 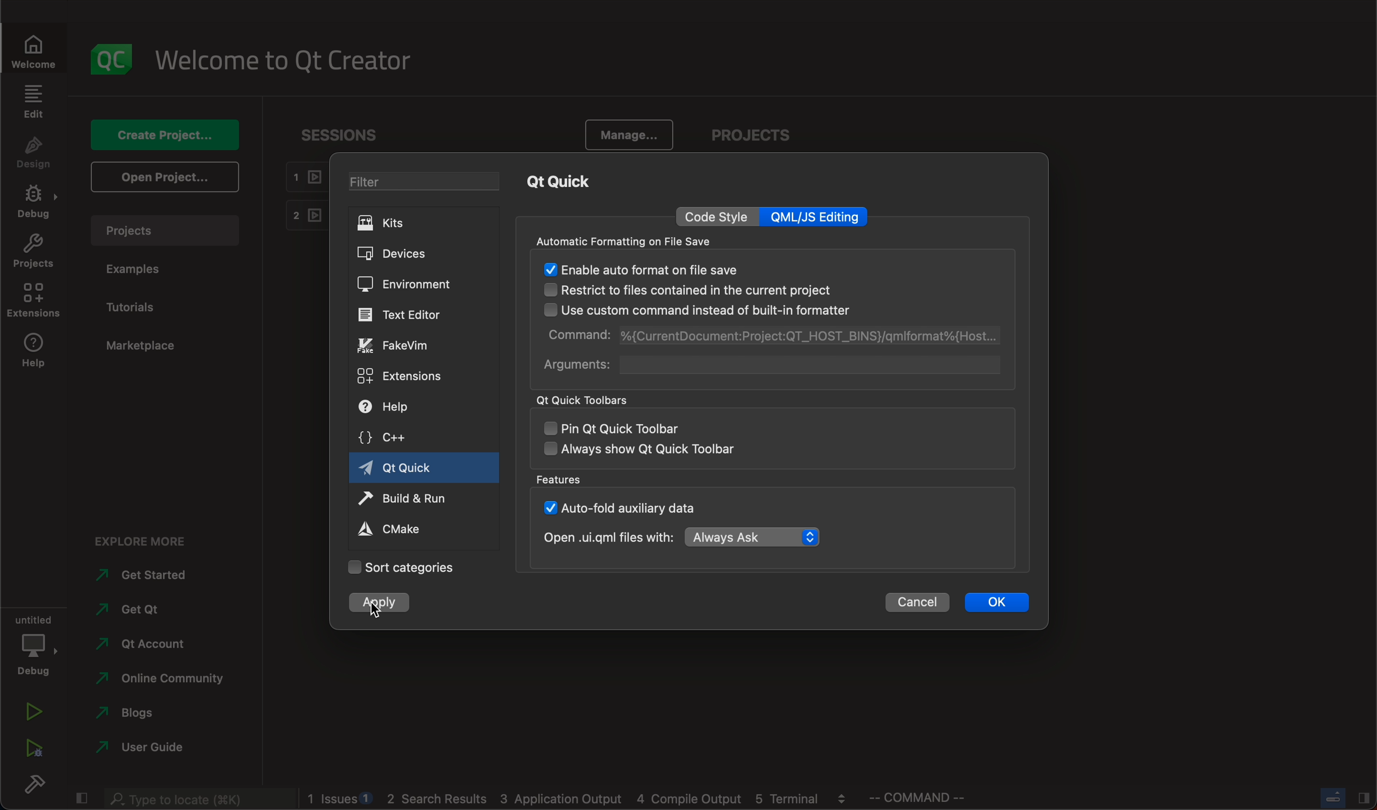 I want to click on editor, so click(x=404, y=314).